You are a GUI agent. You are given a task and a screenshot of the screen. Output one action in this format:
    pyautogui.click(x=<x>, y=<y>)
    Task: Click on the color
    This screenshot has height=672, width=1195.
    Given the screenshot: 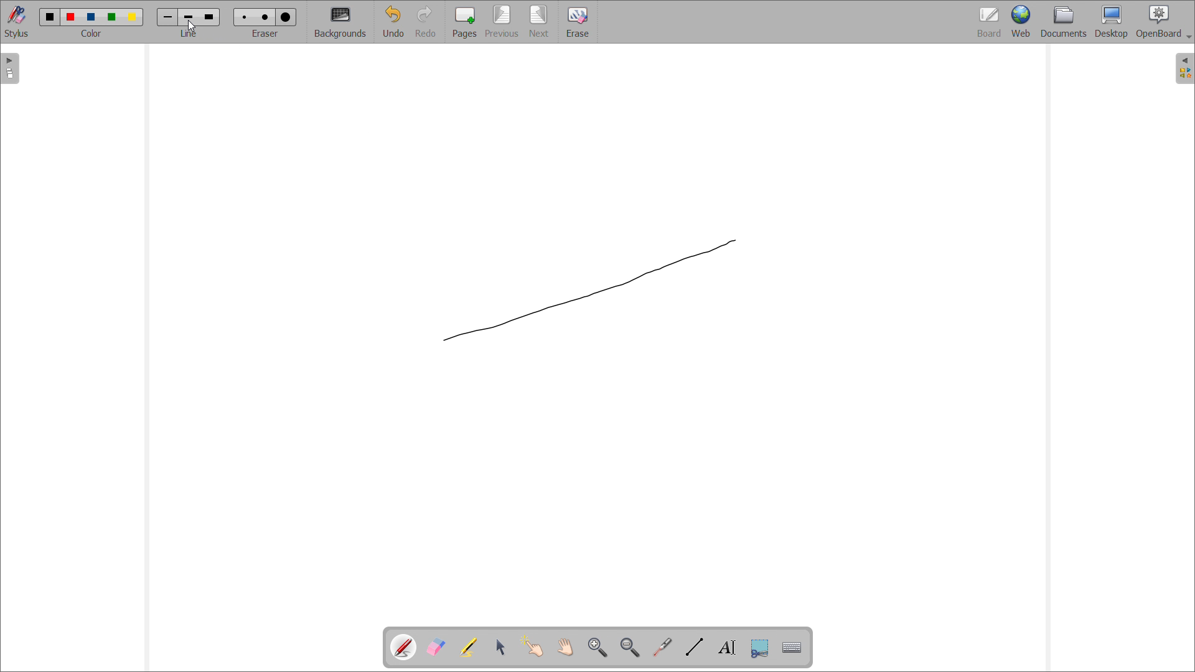 What is the action you would take?
    pyautogui.click(x=93, y=17)
    